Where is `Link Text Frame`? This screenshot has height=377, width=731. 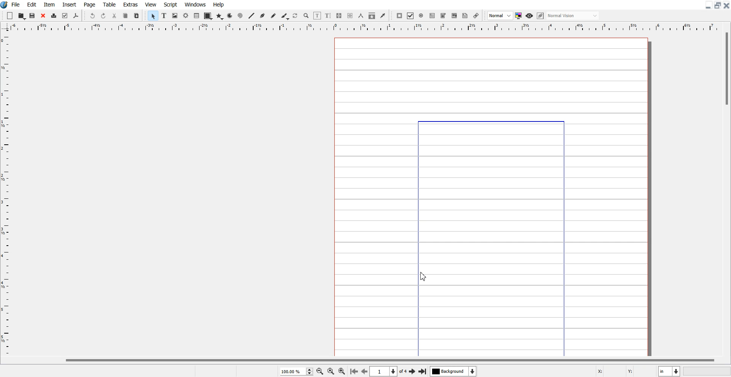
Link Text Frame is located at coordinates (339, 16).